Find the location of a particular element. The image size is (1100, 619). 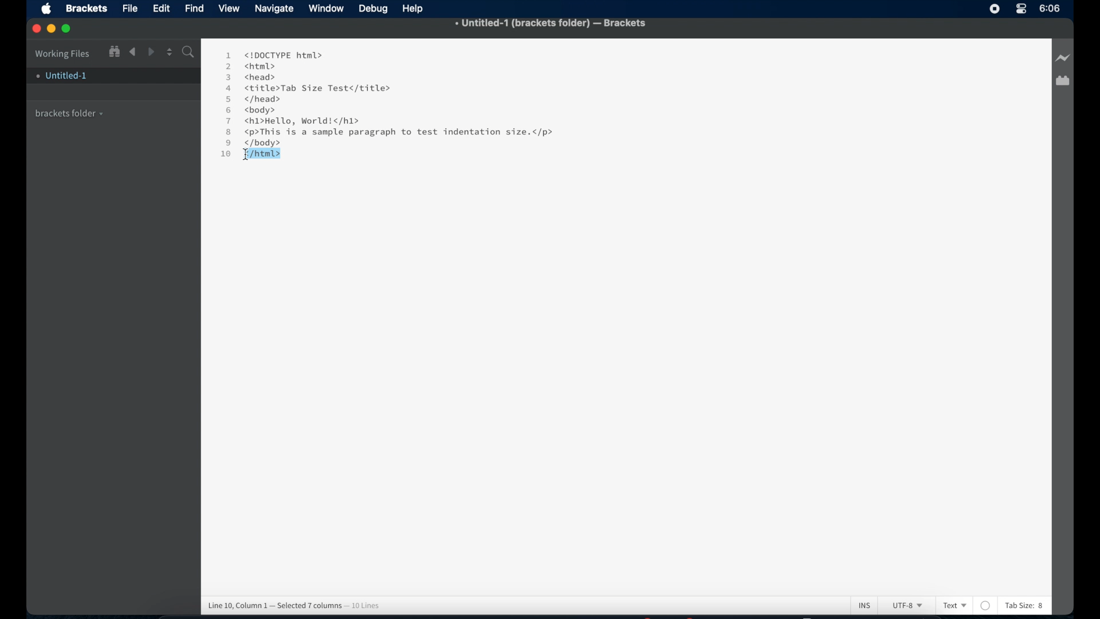

9 </body> is located at coordinates (251, 143).